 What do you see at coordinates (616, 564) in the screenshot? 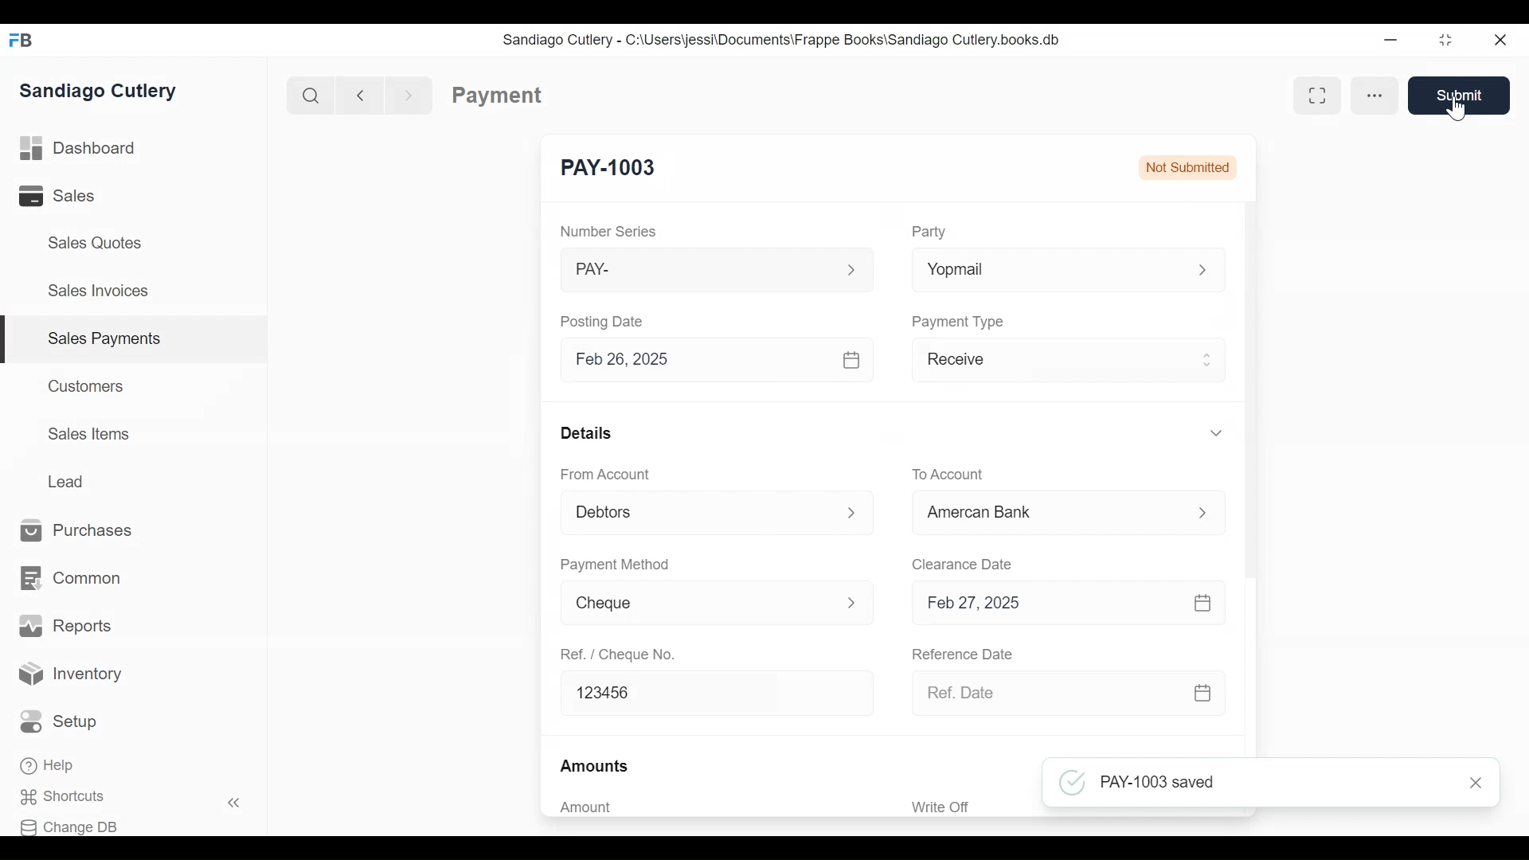
I see `Payment Method` at bounding box center [616, 564].